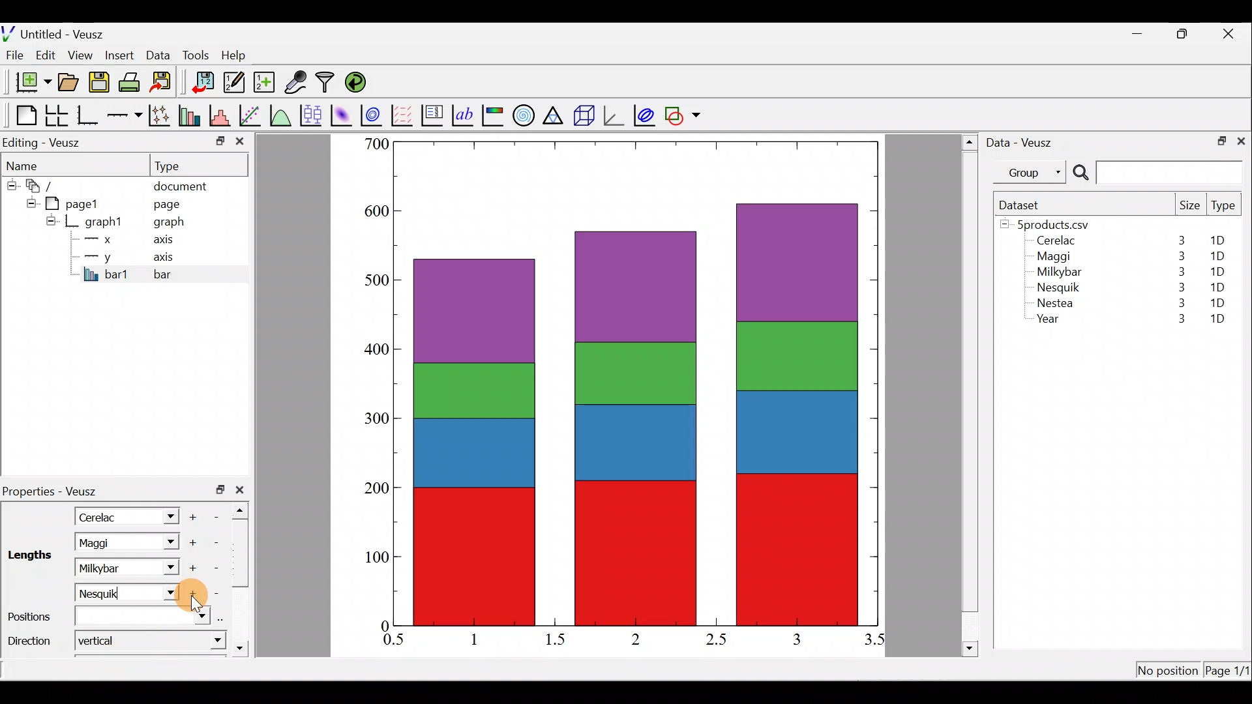 The height and width of the screenshot is (704, 1252). What do you see at coordinates (434, 114) in the screenshot?
I see `Plot key` at bounding box center [434, 114].